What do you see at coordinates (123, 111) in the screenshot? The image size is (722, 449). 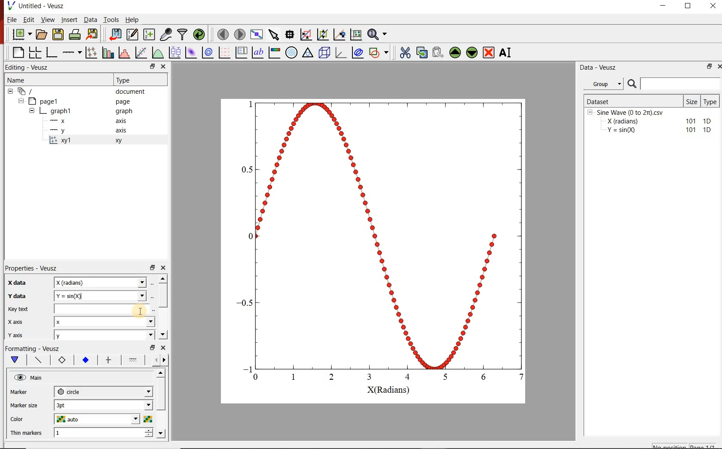 I see `graph` at bounding box center [123, 111].